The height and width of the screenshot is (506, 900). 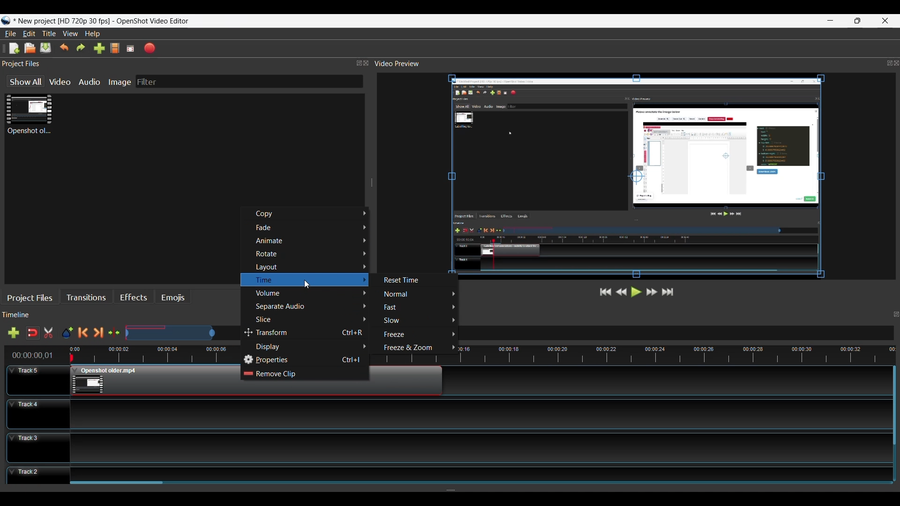 I want to click on Track Header, so click(x=37, y=475).